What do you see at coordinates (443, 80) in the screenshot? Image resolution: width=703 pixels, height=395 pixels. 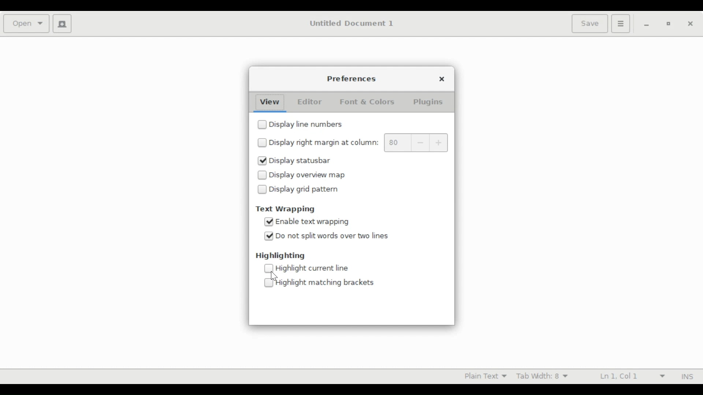 I see `Close` at bounding box center [443, 80].